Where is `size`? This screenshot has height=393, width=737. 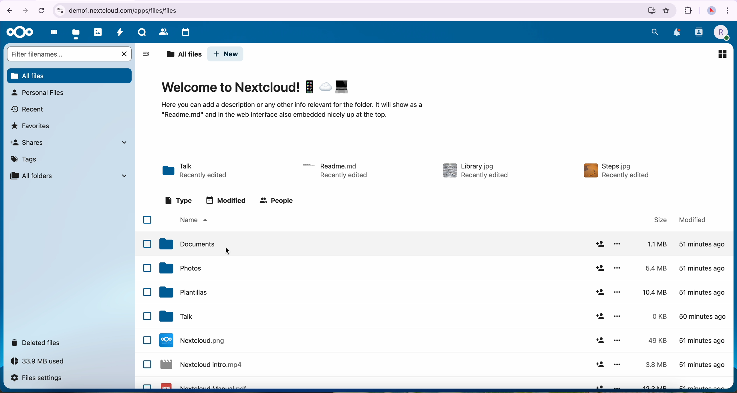 size is located at coordinates (658, 340).